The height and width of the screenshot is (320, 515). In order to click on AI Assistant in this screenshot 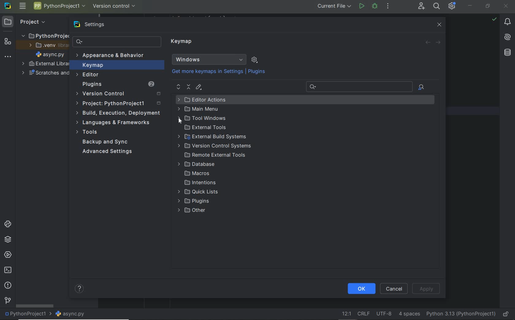, I will do `click(508, 38)`.